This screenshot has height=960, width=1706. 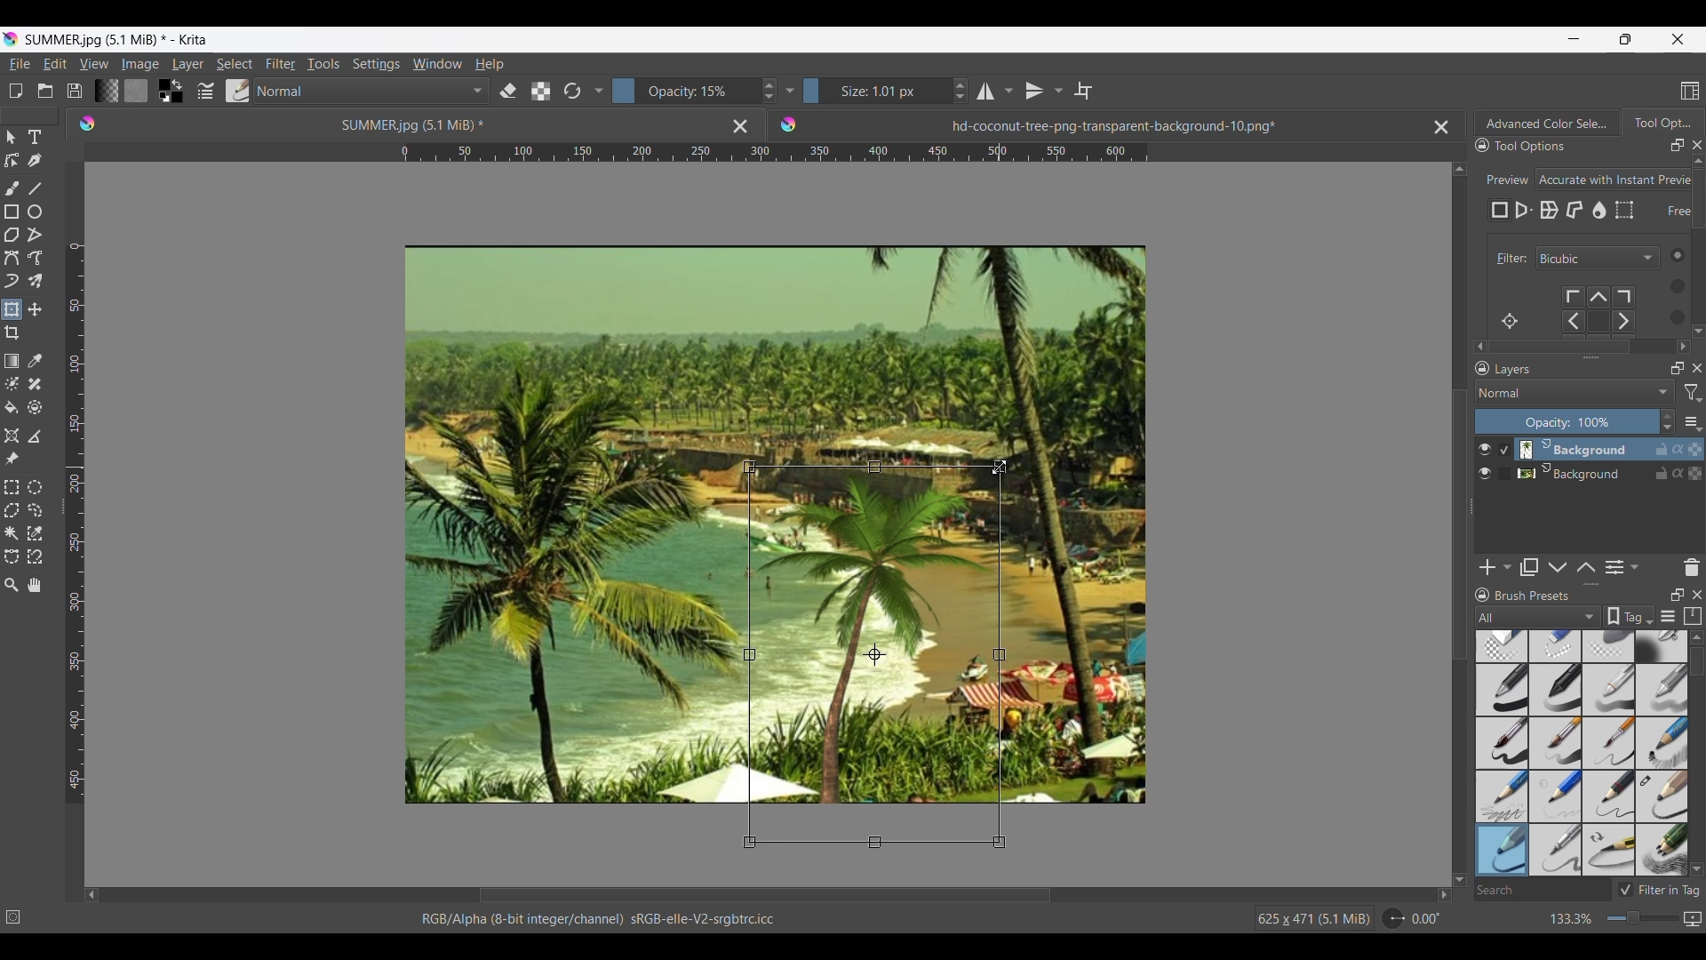 What do you see at coordinates (1576, 471) in the screenshot?
I see `Background` at bounding box center [1576, 471].